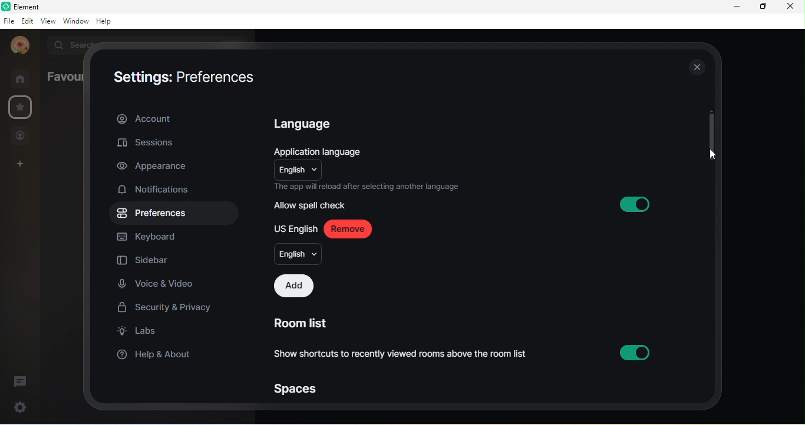 This screenshot has height=425, width=805. Describe the element at coordinates (155, 167) in the screenshot. I see `appearance` at that location.